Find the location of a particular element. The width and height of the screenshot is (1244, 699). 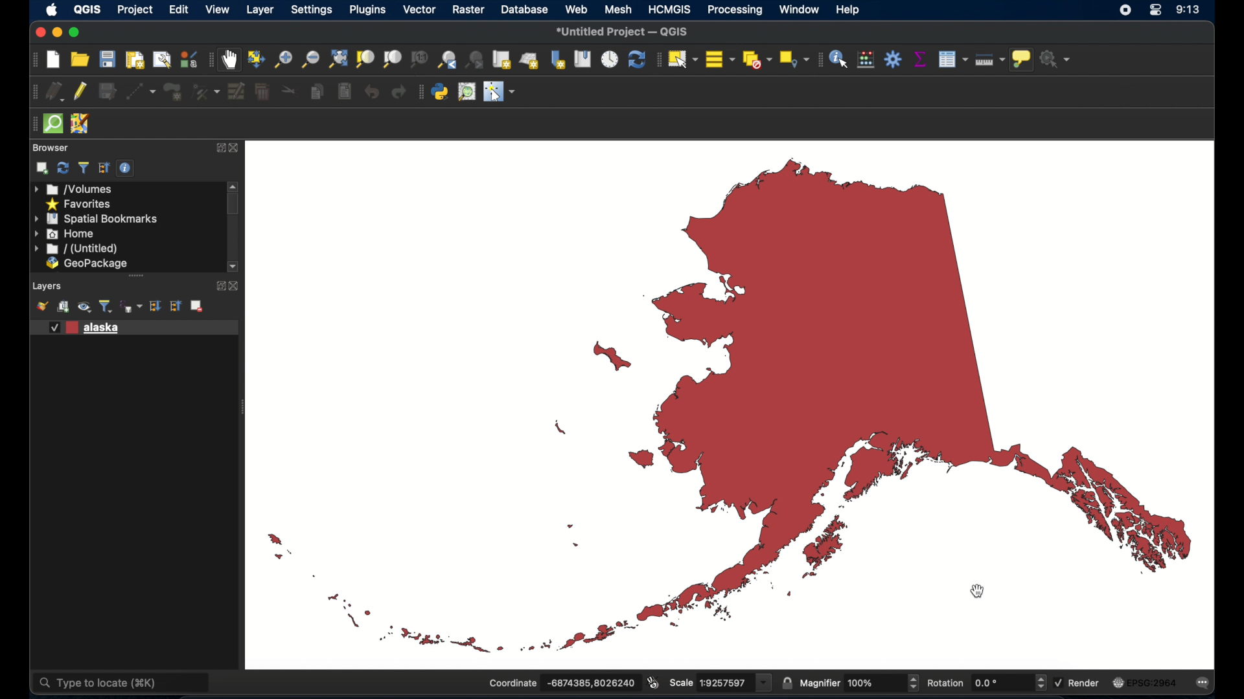

cut features is located at coordinates (287, 89).